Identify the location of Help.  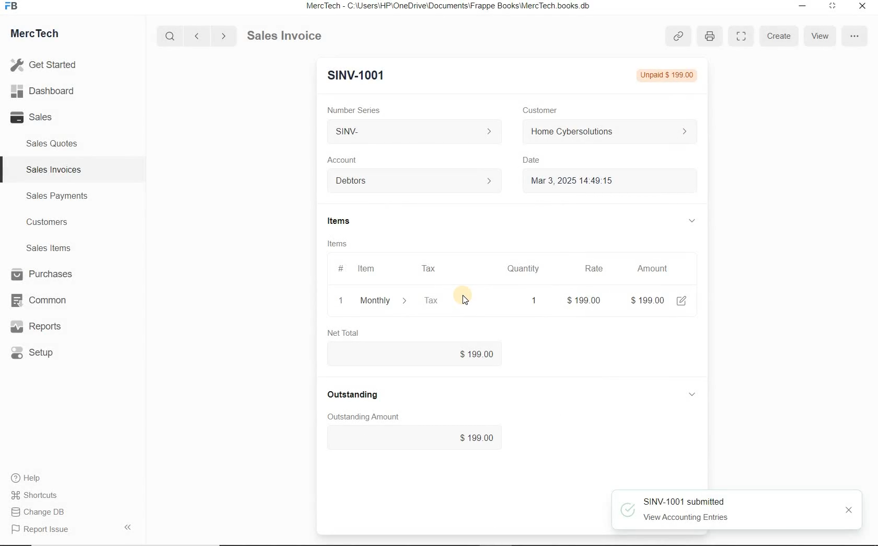
(31, 478).